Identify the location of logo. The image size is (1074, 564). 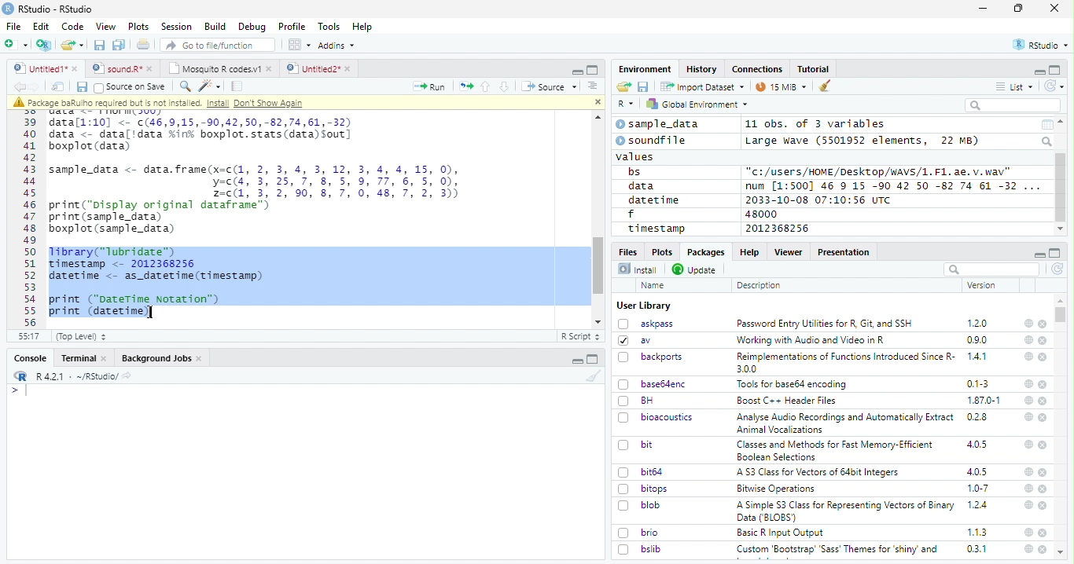
(8, 9).